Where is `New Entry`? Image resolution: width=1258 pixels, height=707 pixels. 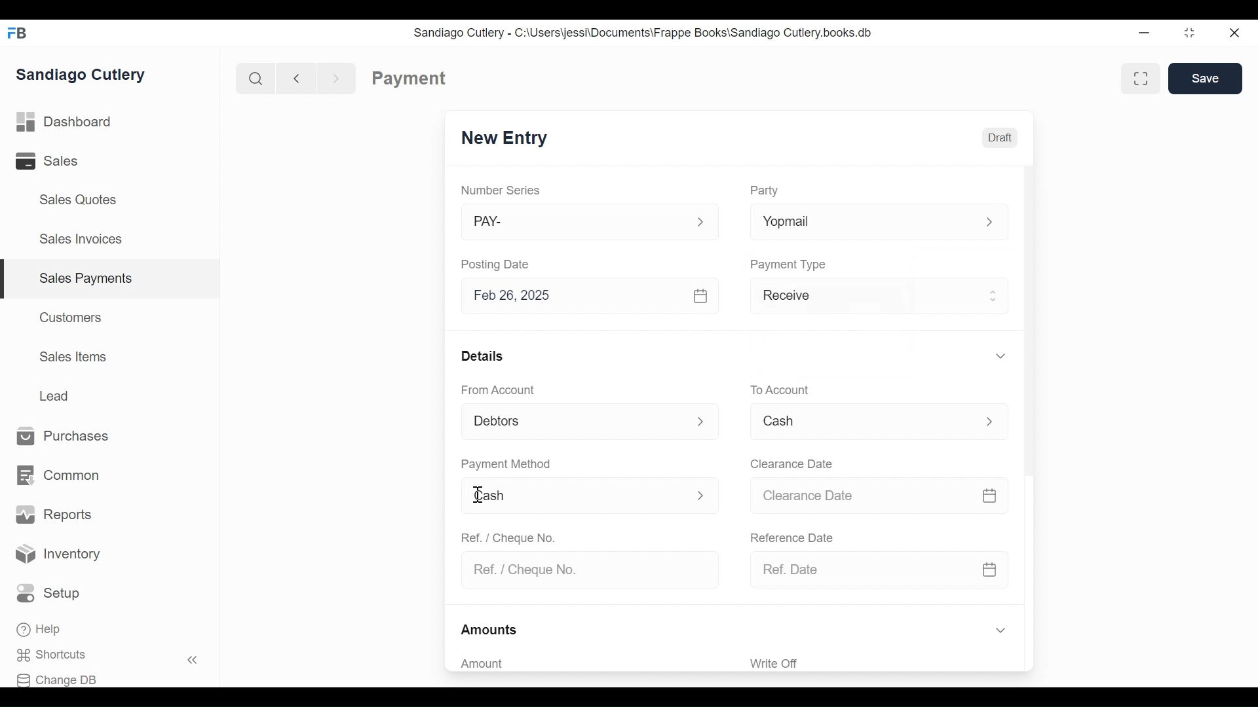
New Entry is located at coordinates (505, 139).